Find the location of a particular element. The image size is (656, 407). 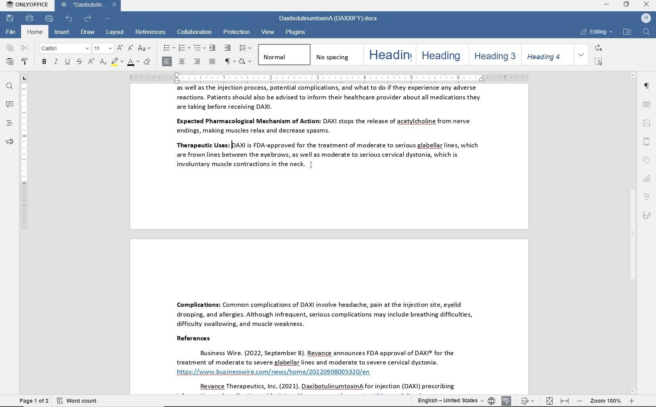

bullets is located at coordinates (168, 48).